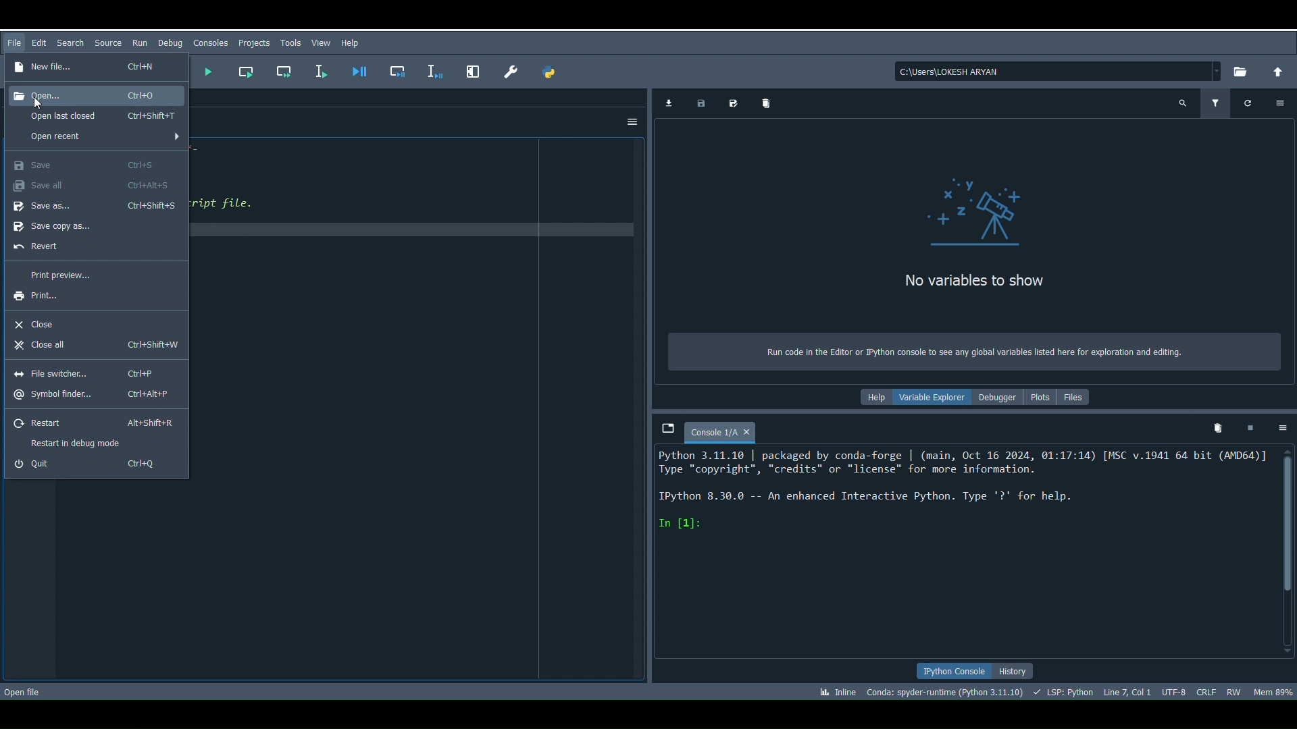 This screenshot has width=1297, height=729. I want to click on Consoles, so click(208, 42).